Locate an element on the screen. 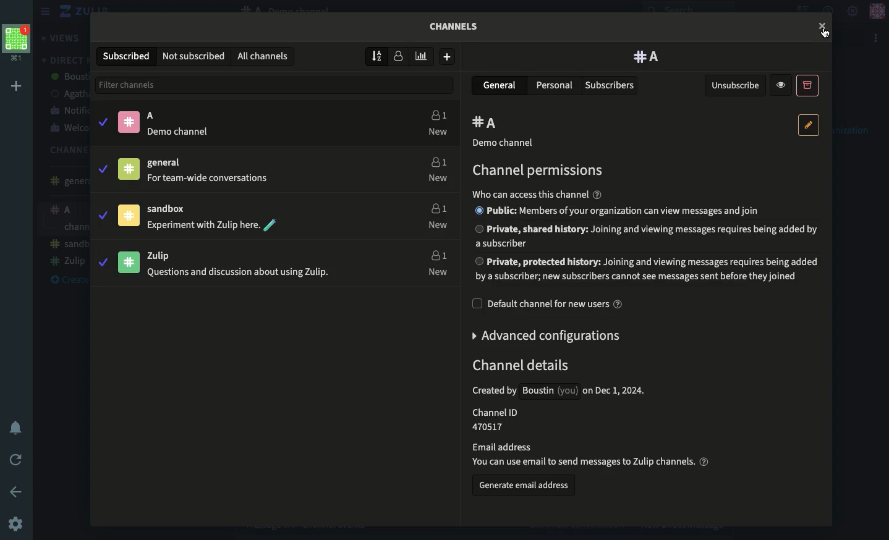 Image resolution: width=889 pixels, height=540 pixels. A is located at coordinates (253, 123).